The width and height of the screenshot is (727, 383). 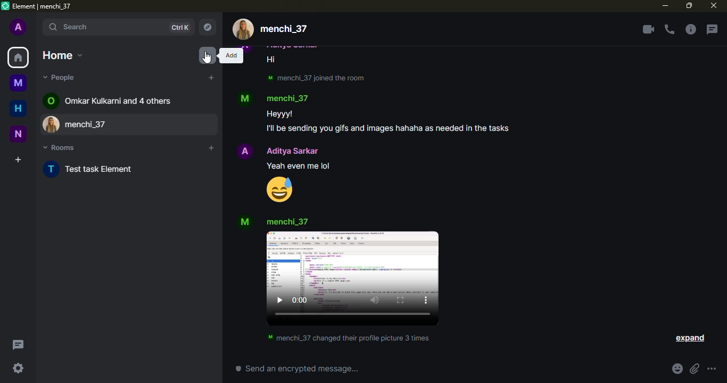 I want to click on Current profile picture, so click(x=243, y=29).